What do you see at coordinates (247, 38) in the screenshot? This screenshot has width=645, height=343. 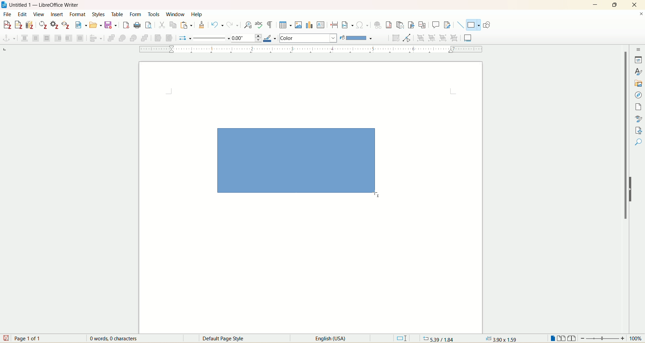 I see `line thickness` at bounding box center [247, 38].